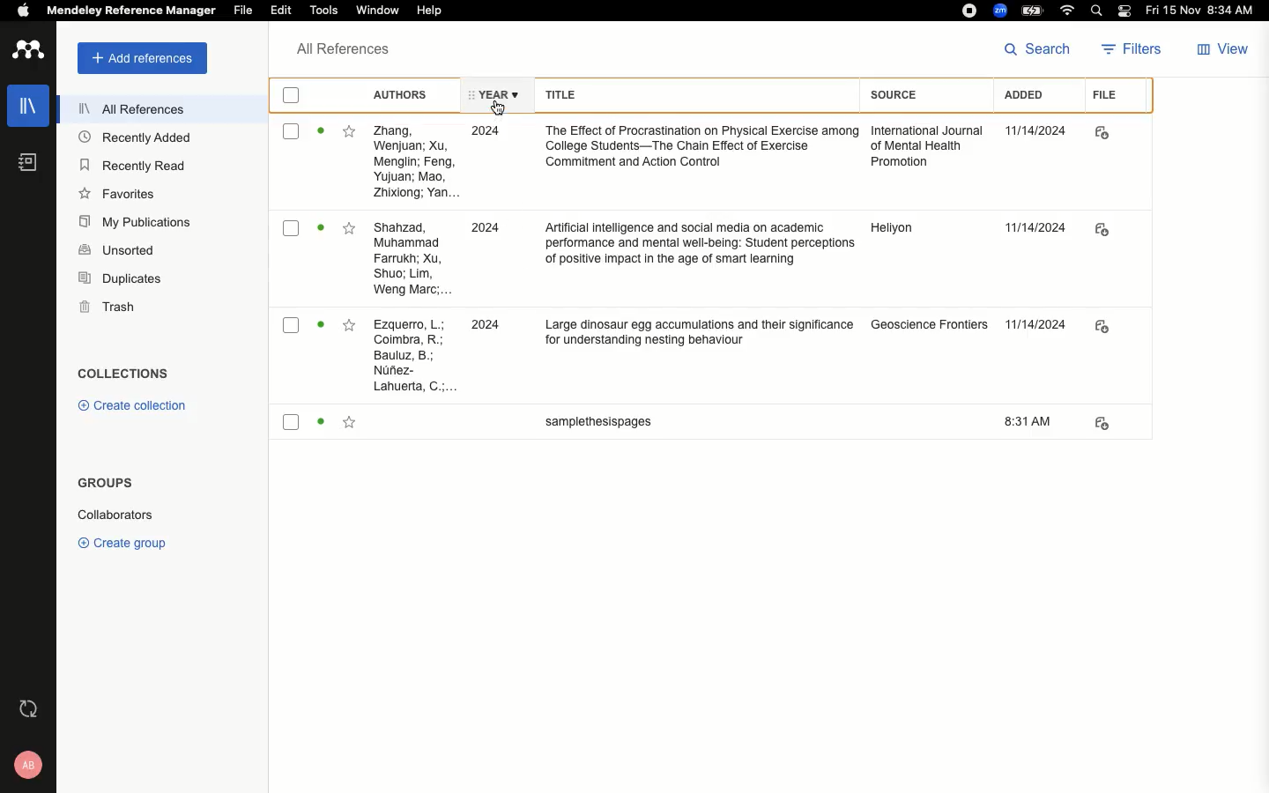  I want to click on All references, so click(130, 108).